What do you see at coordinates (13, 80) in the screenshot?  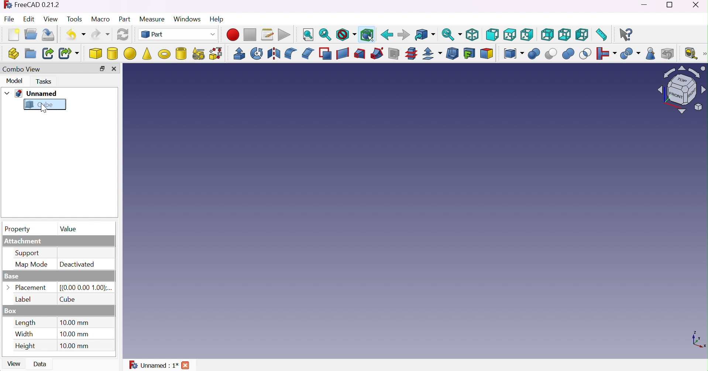 I see `Model` at bounding box center [13, 80].